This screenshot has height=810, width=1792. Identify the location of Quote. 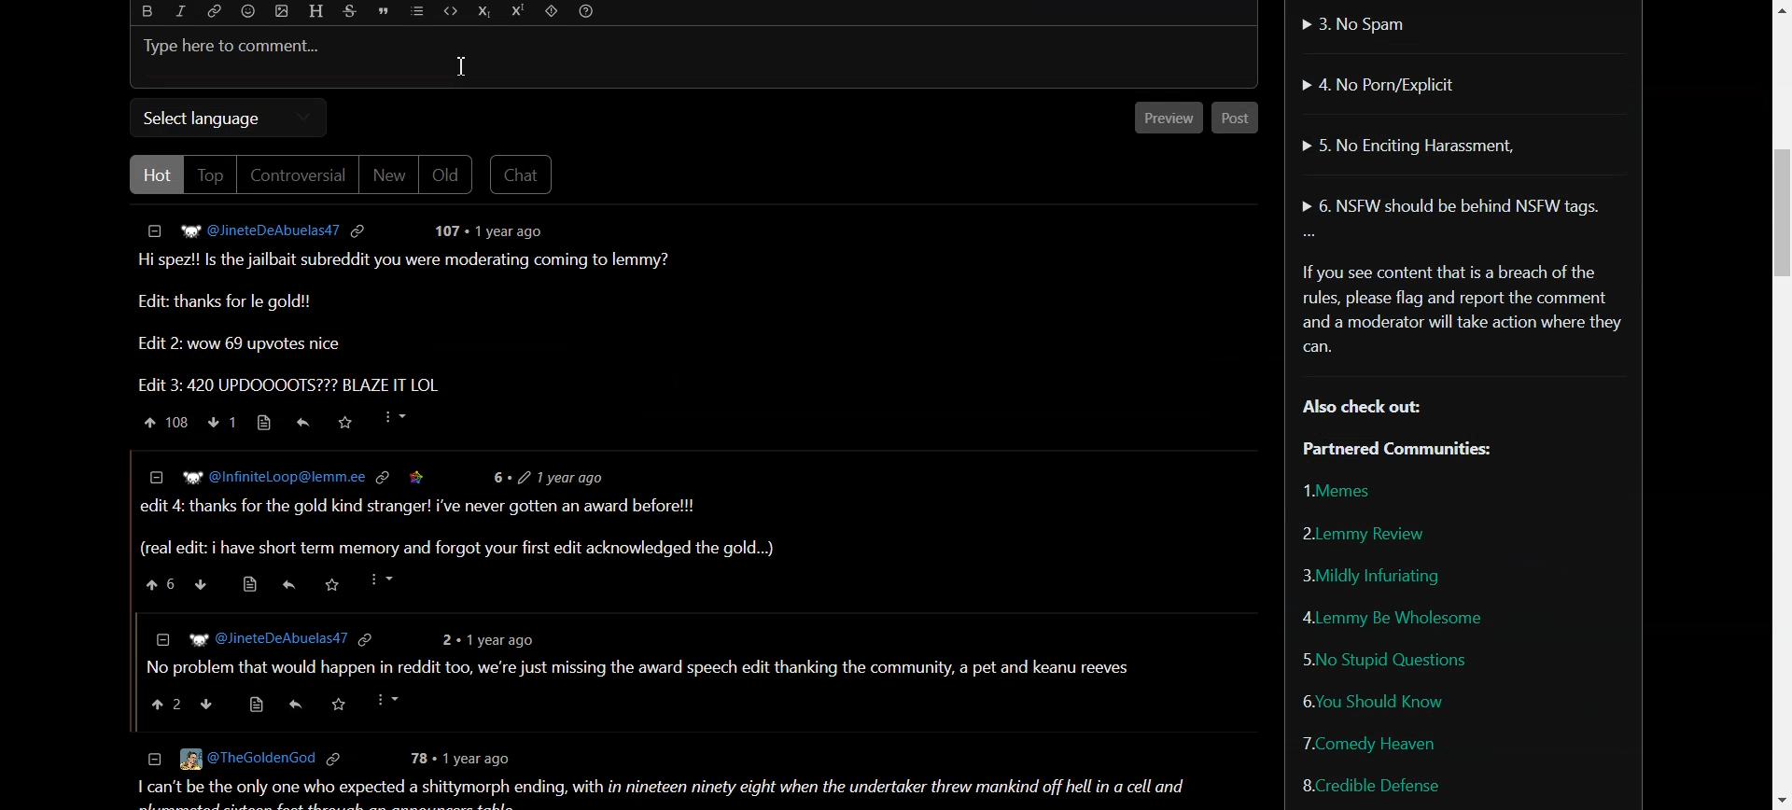
(384, 11).